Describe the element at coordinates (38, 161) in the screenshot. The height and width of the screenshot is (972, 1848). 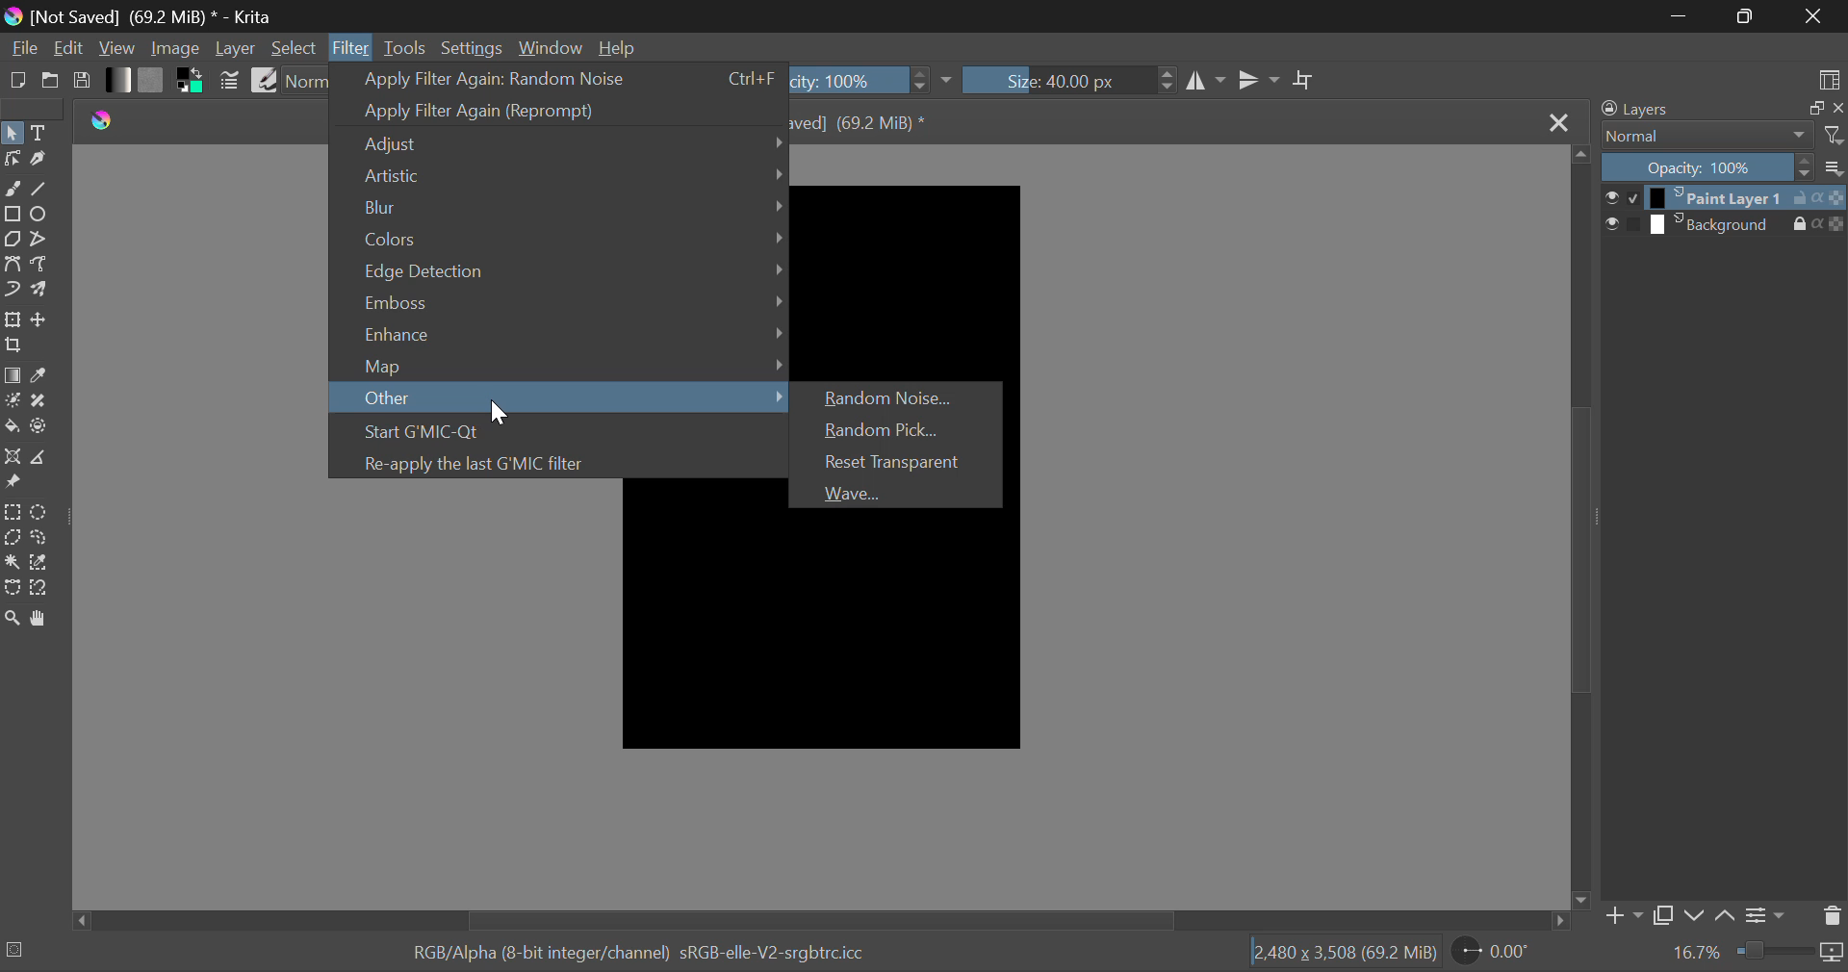
I see `Calligraphic Tool` at that location.